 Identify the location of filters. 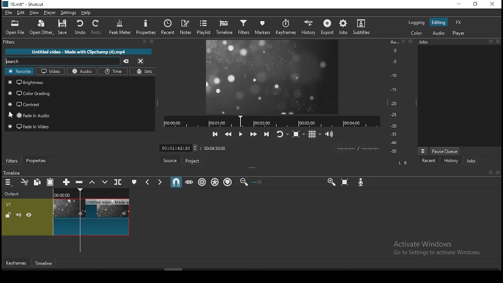
(10, 42).